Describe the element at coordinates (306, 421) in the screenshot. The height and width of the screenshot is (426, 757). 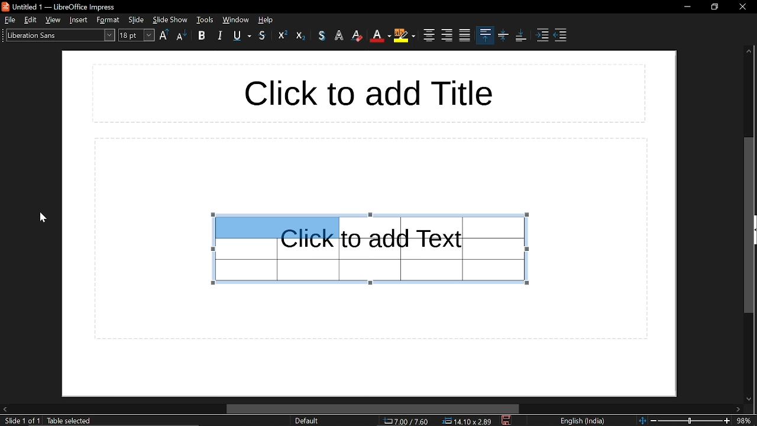
I see `slide format` at that location.